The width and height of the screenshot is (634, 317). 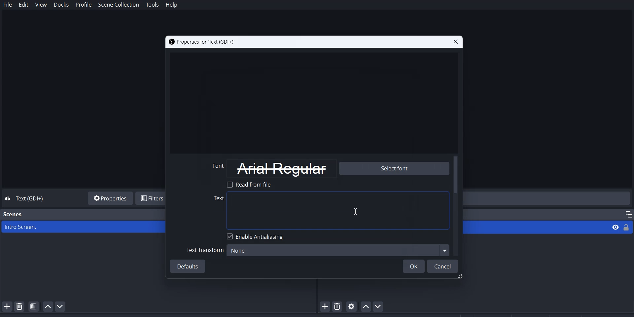 What do you see at coordinates (61, 5) in the screenshot?
I see `Docks` at bounding box center [61, 5].